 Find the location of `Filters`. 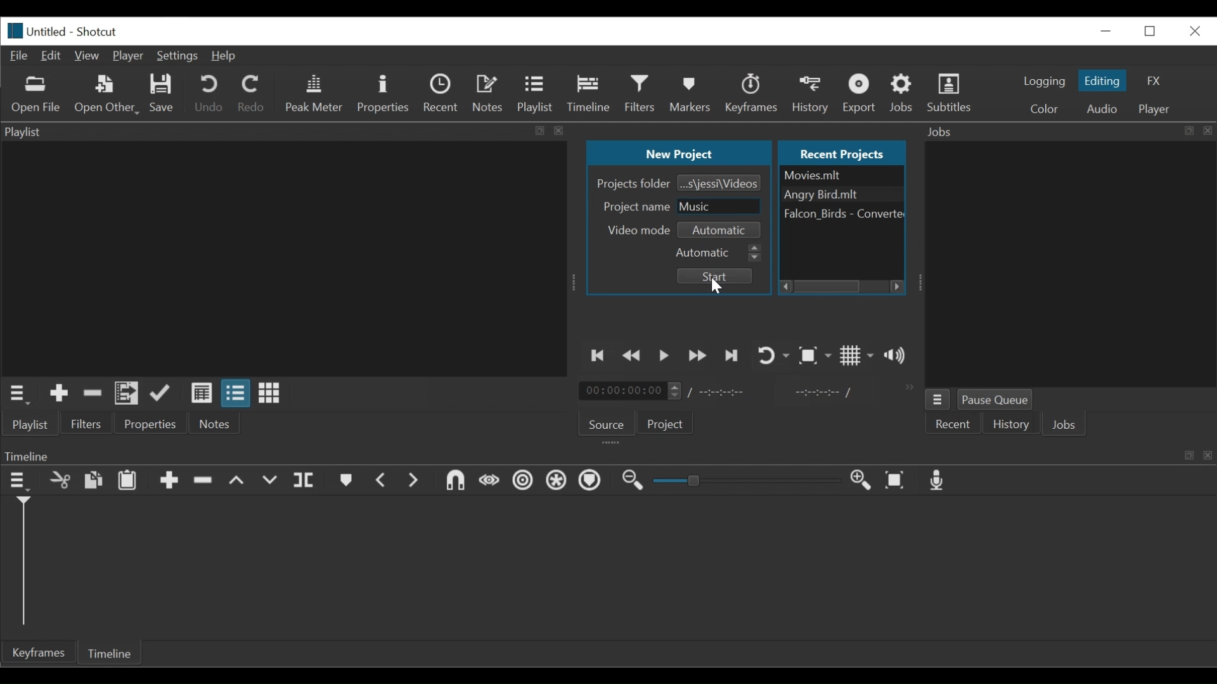

Filters is located at coordinates (641, 94).